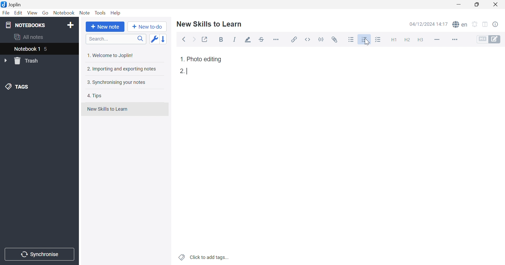 Image resolution: width=505 pixels, height=265 pixels. I want to click on More..., so click(276, 39).